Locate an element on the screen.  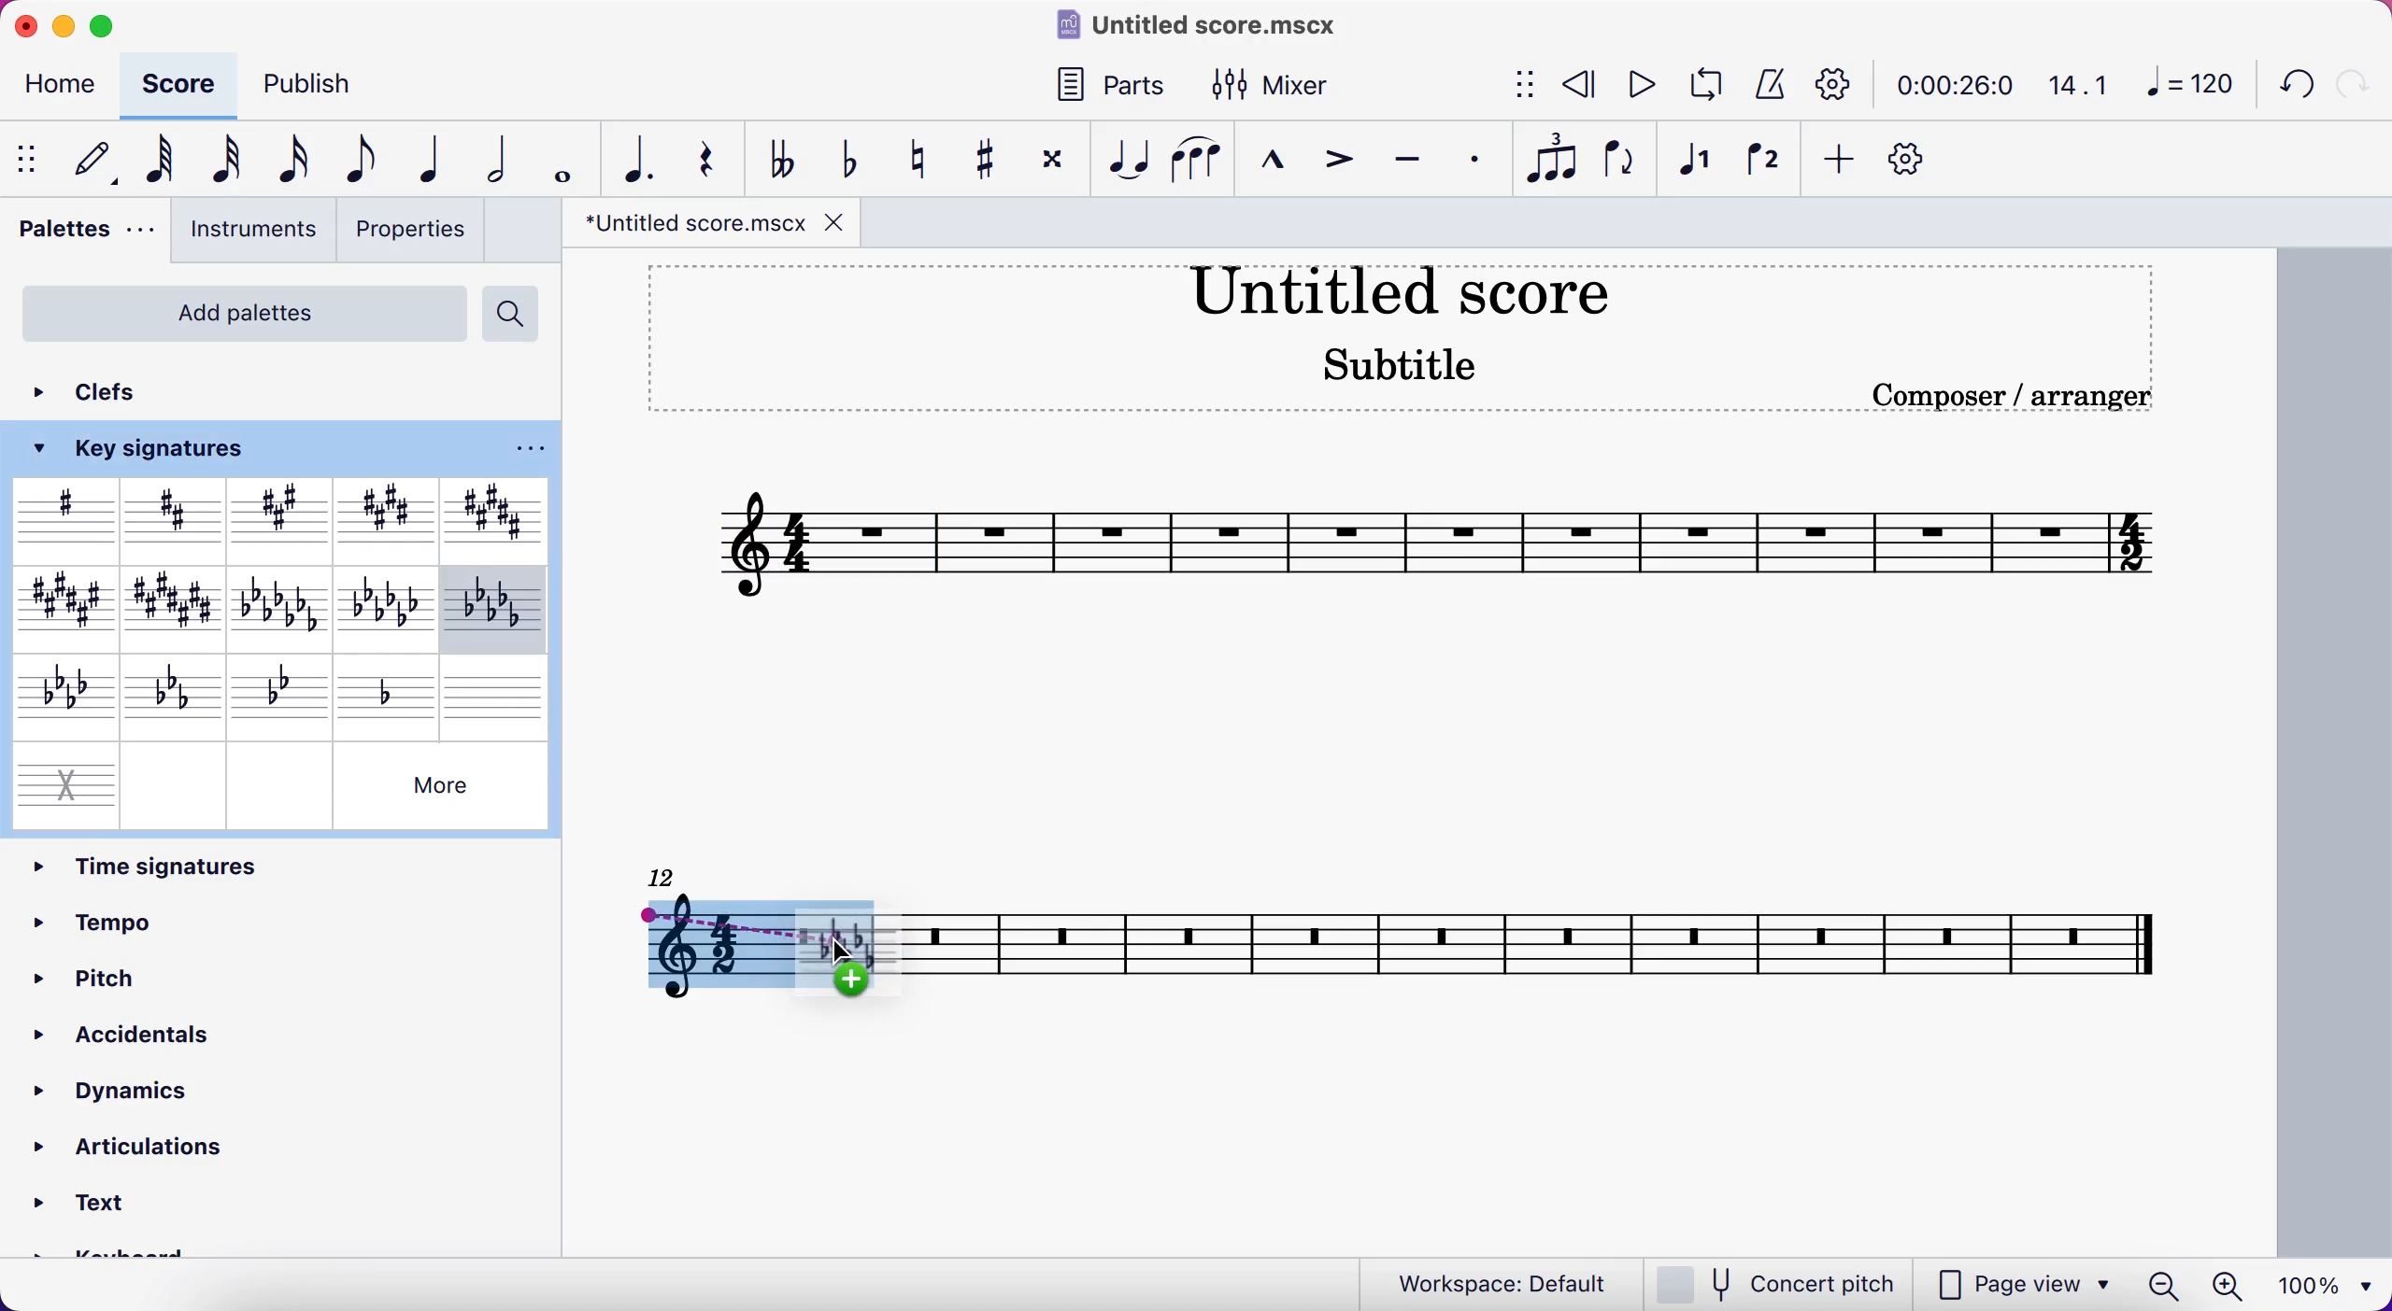
D major is located at coordinates (173, 517).